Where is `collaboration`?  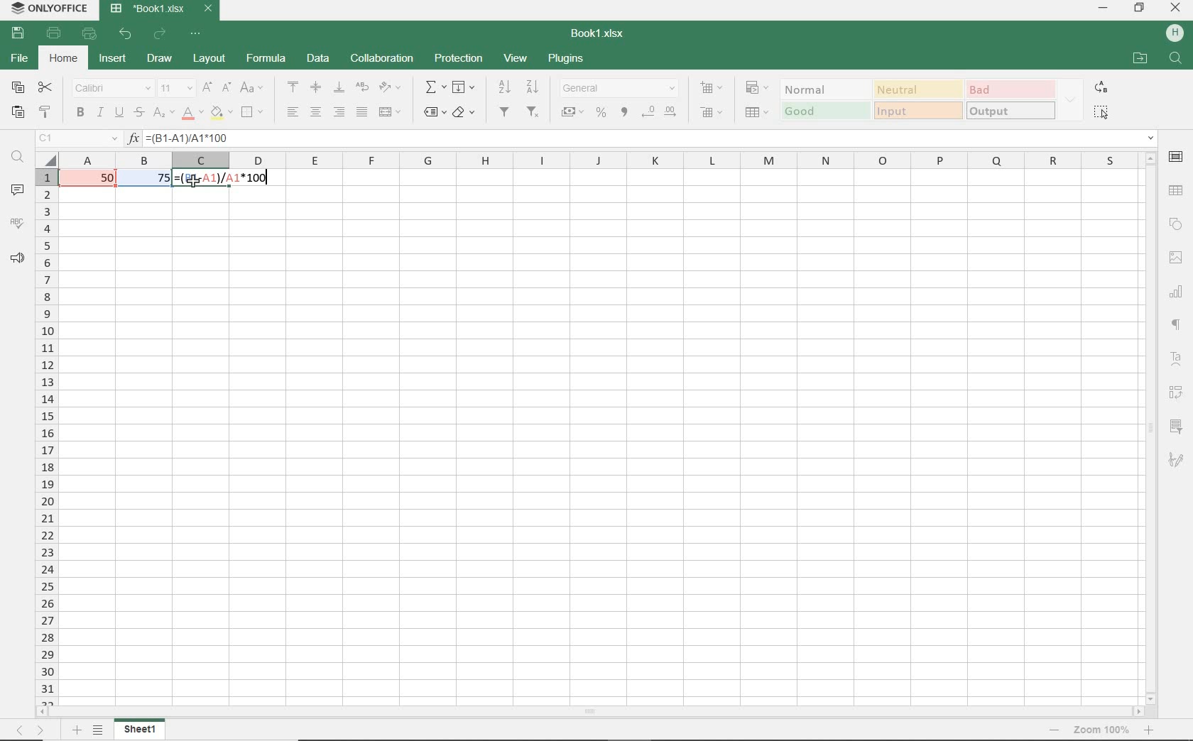 collaboration is located at coordinates (381, 58).